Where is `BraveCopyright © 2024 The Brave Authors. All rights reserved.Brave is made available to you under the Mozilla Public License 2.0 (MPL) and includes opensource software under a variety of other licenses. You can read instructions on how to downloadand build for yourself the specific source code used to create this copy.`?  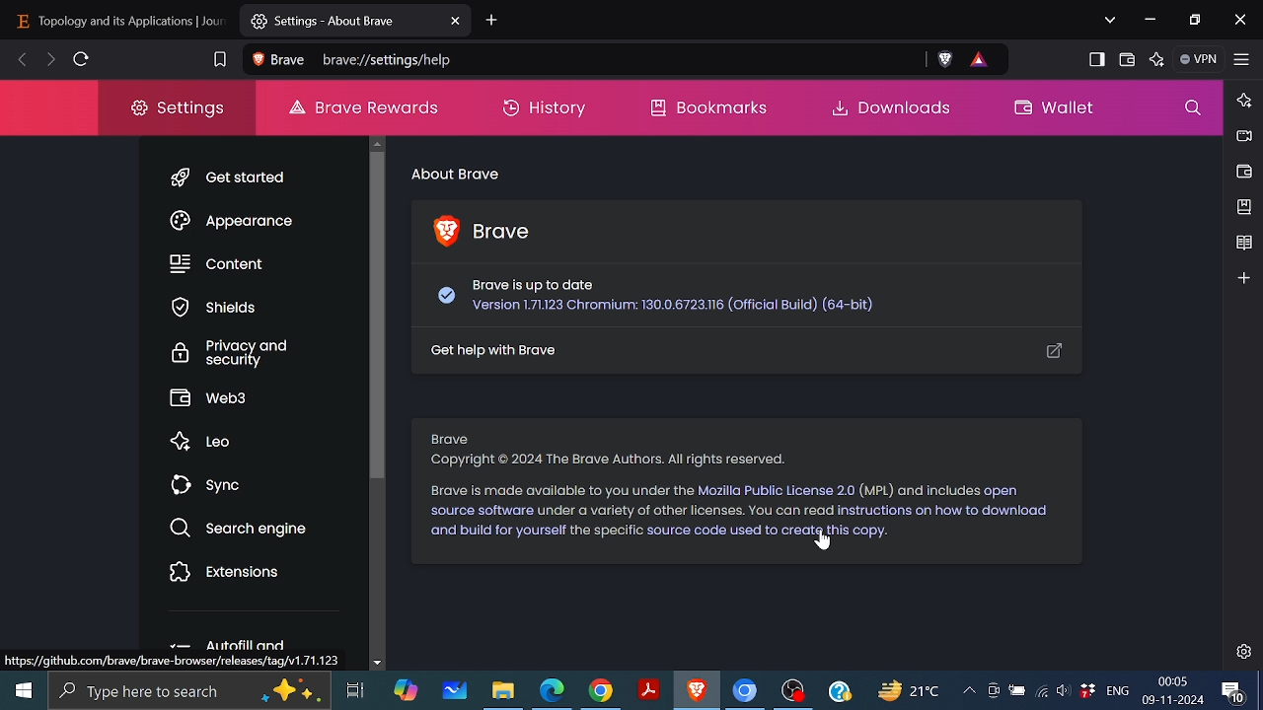
BraveCopyright © 2024 The Brave Authors. All rights reserved.Brave is made available to you under the Mozilla Public License 2.0 (MPL) and includes opensource software under a variety of other licenses. You can read instructions on how to downloadand build for yourself the specific source code used to create this copy. is located at coordinates (738, 480).